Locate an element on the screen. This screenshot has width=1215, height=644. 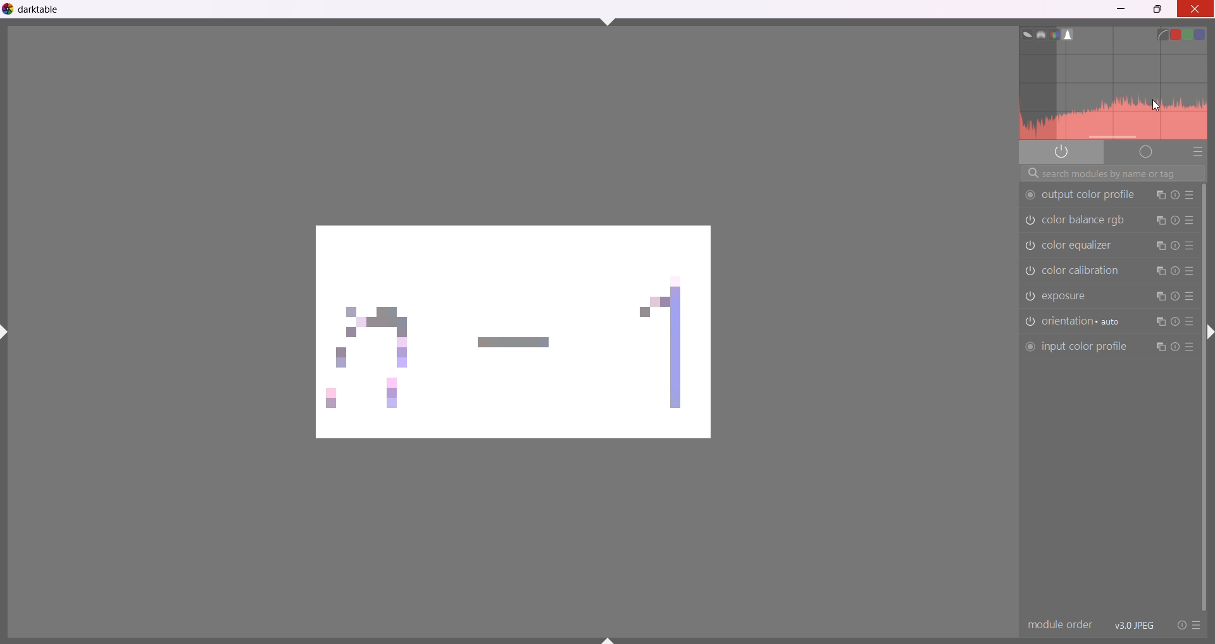
instance is located at coordinates (1159, 347).